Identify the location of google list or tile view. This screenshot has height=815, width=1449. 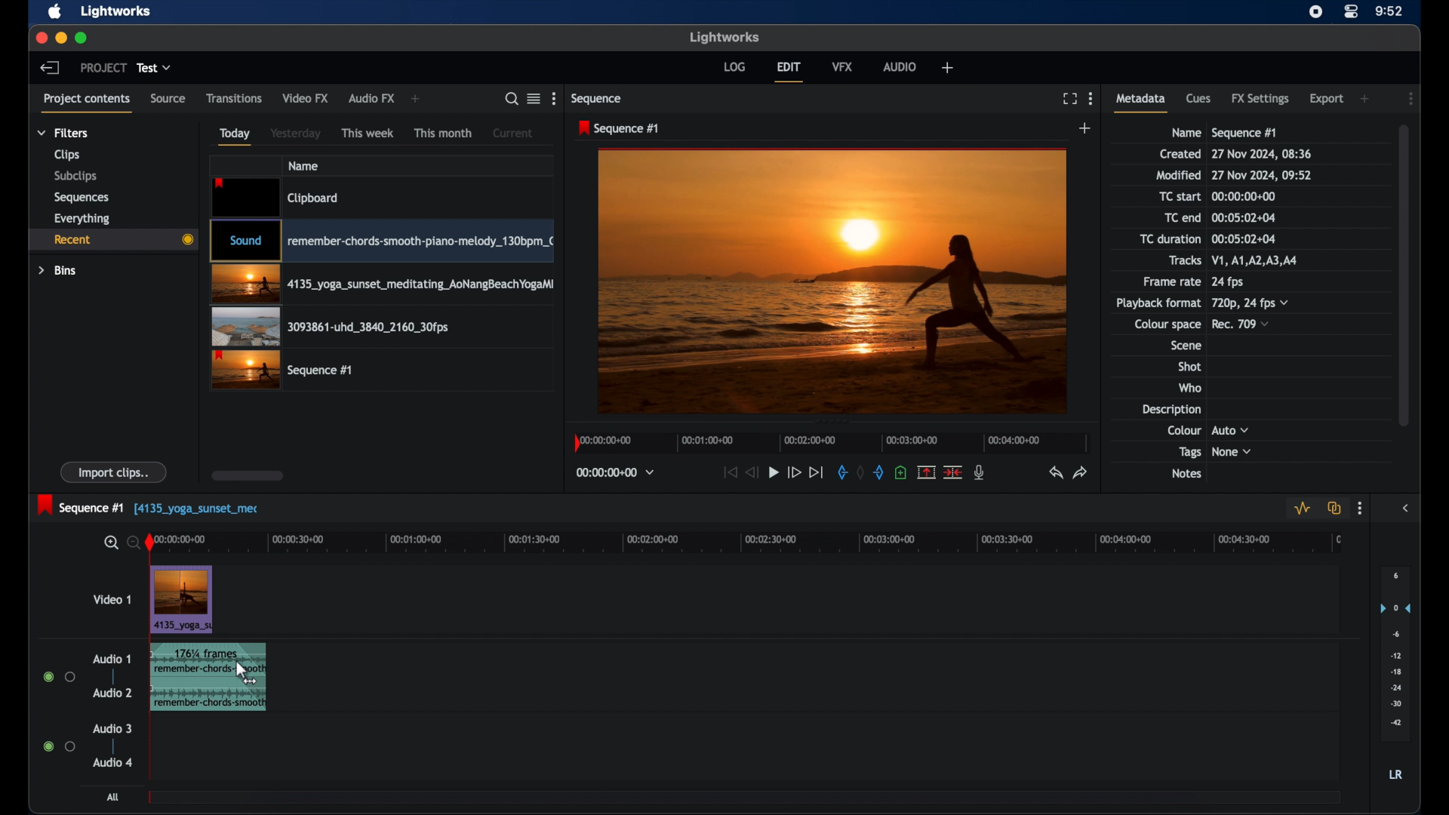
(534, 98).